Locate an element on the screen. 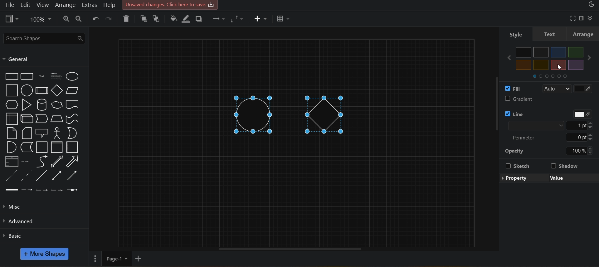  And is located at coordinates (11, 148).